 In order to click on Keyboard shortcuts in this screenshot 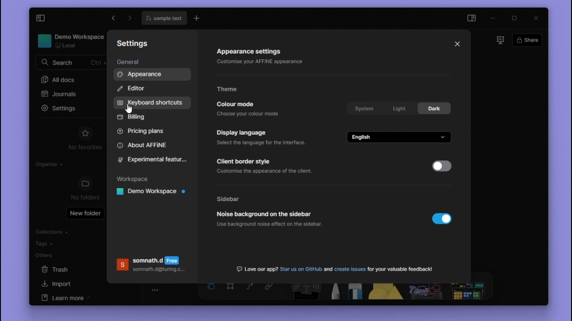, I will do `click(151, 104)`.